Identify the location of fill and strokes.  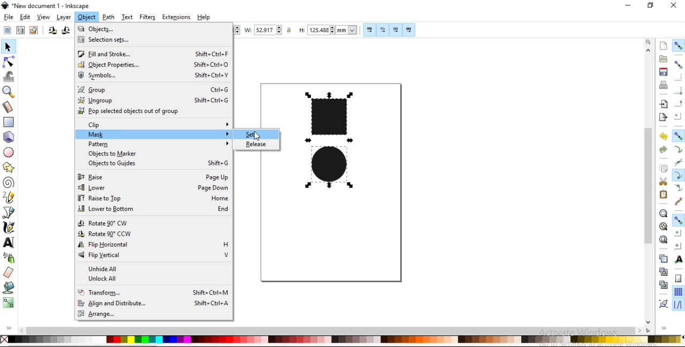
(153, 55).